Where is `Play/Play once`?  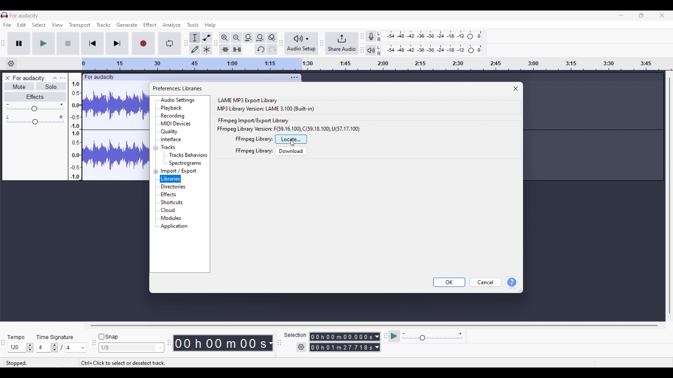 Play/Play once is located at coordinates (43, 43).